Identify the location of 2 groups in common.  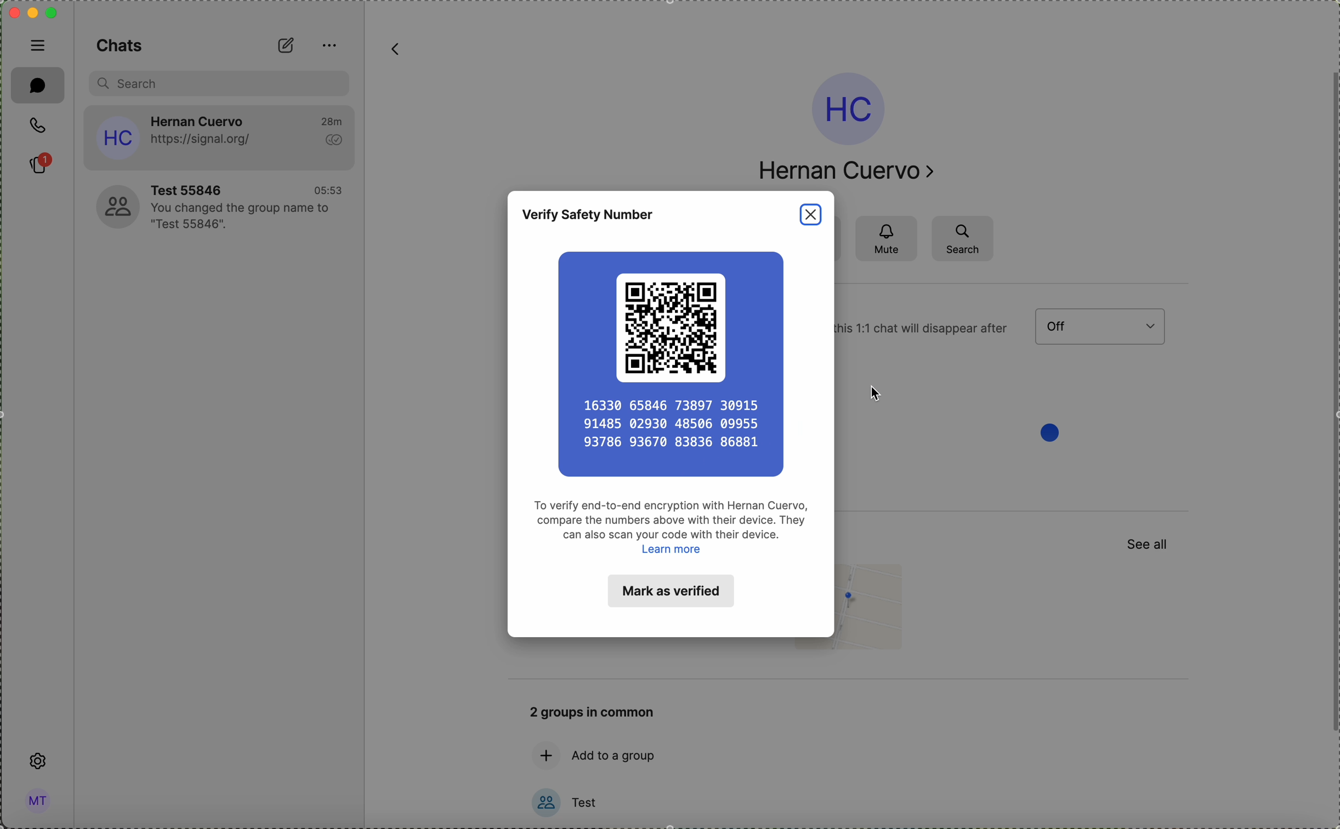
(593, 712).